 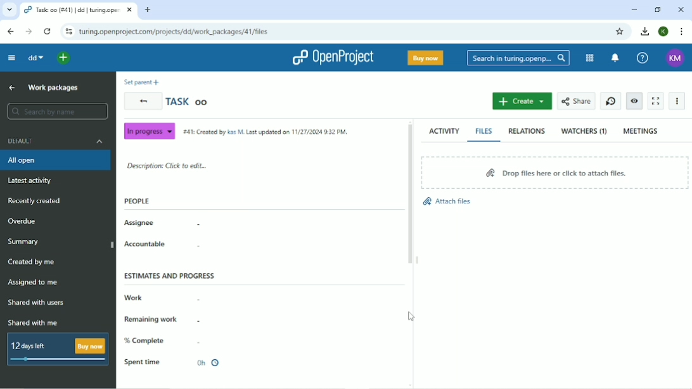 What do you see at coordinates (152, 317) in the screenshot?
I see `Remaining work` at bounding box center [152, 317].